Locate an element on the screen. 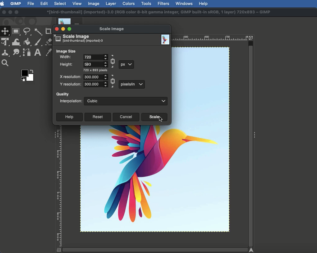 This screenshot has width=317, height=253. Scroll is located at coordinates (155, 250).